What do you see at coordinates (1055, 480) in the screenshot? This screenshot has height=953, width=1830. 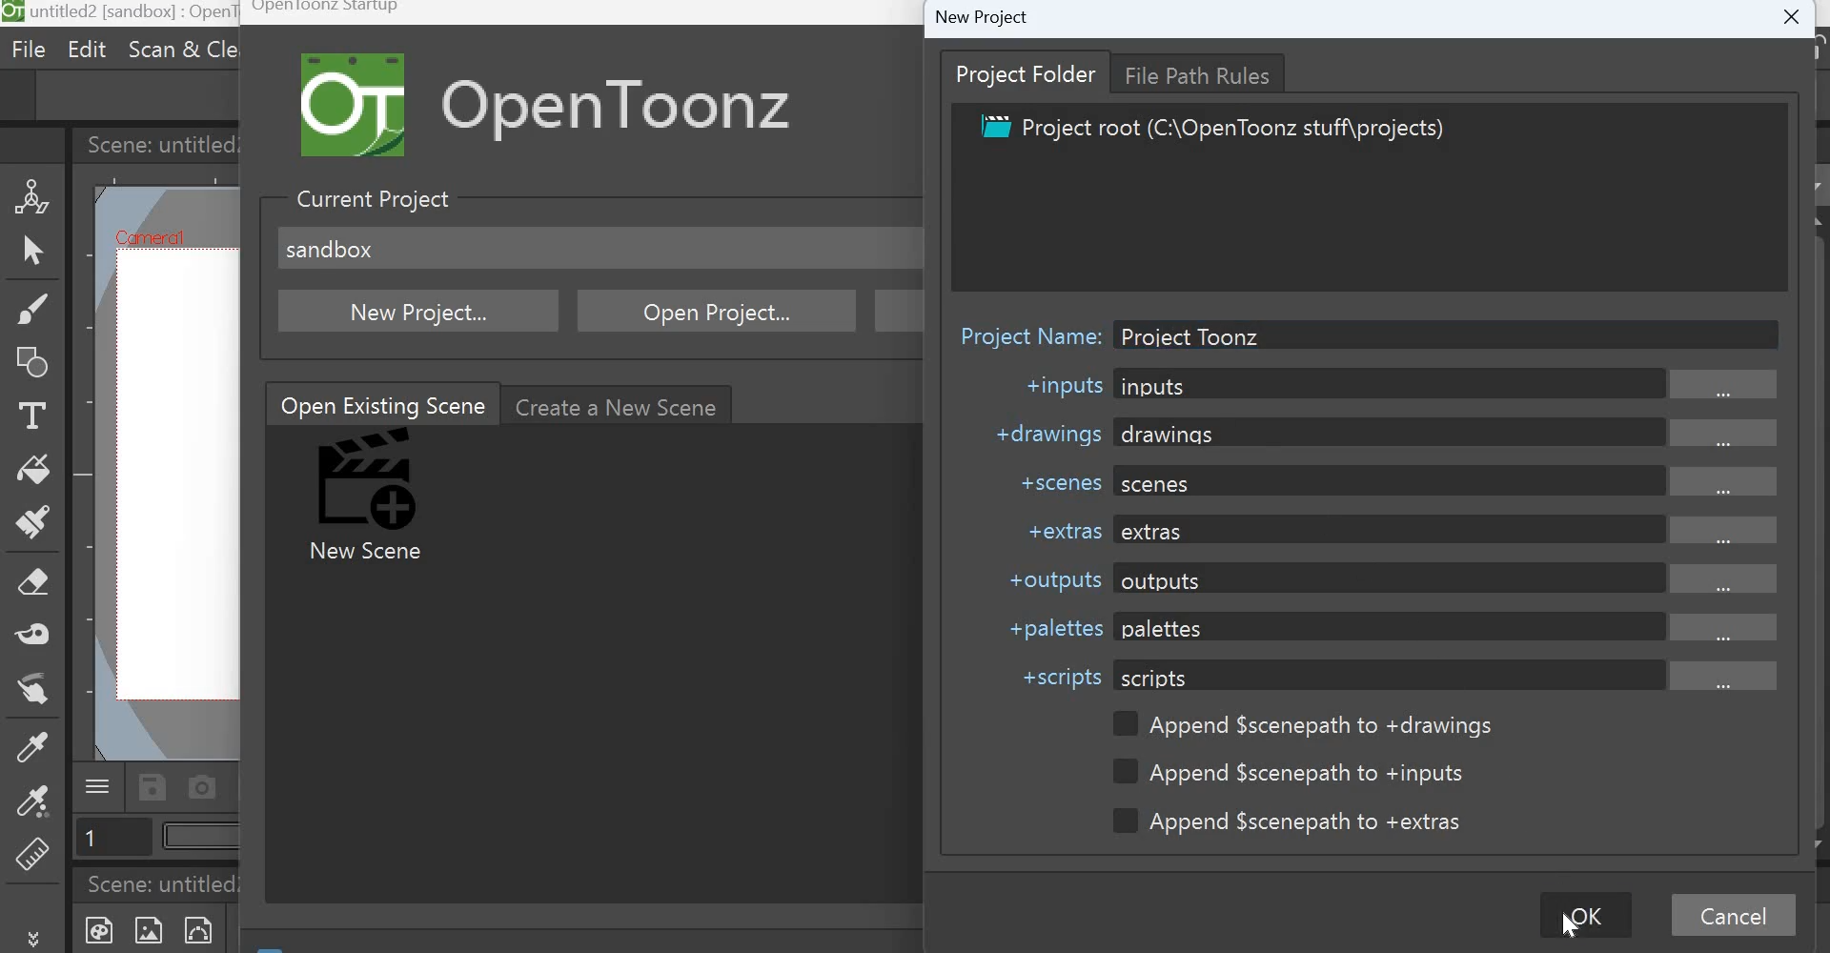 I see `+scenes` at bounding box center [1055, 480].